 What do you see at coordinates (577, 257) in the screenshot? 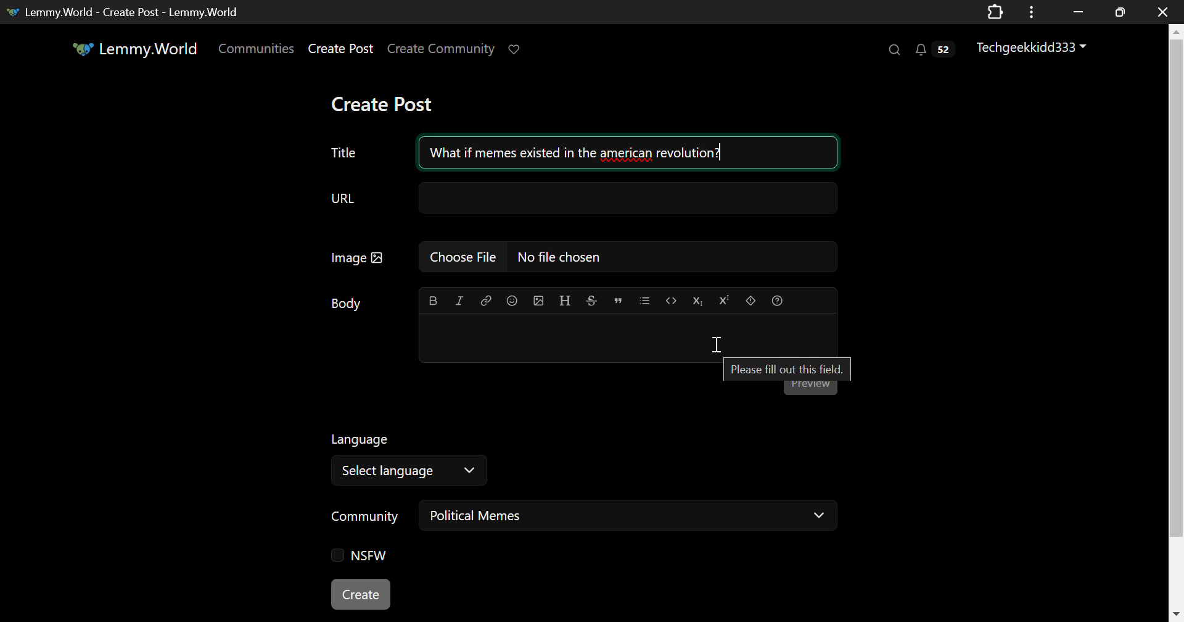
I see `Insert Image Field` at bounding box center [577, 257].